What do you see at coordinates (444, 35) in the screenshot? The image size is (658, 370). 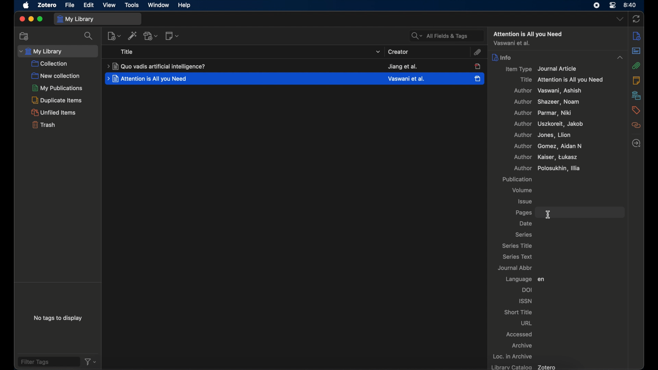 I see `all fields and tags` at bounding box center [444, 35].